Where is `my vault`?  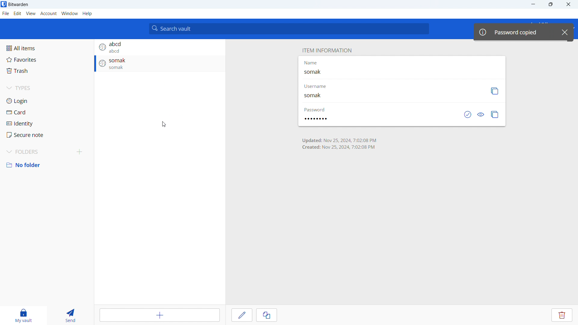
my vault is located at coordinates (23, 315).